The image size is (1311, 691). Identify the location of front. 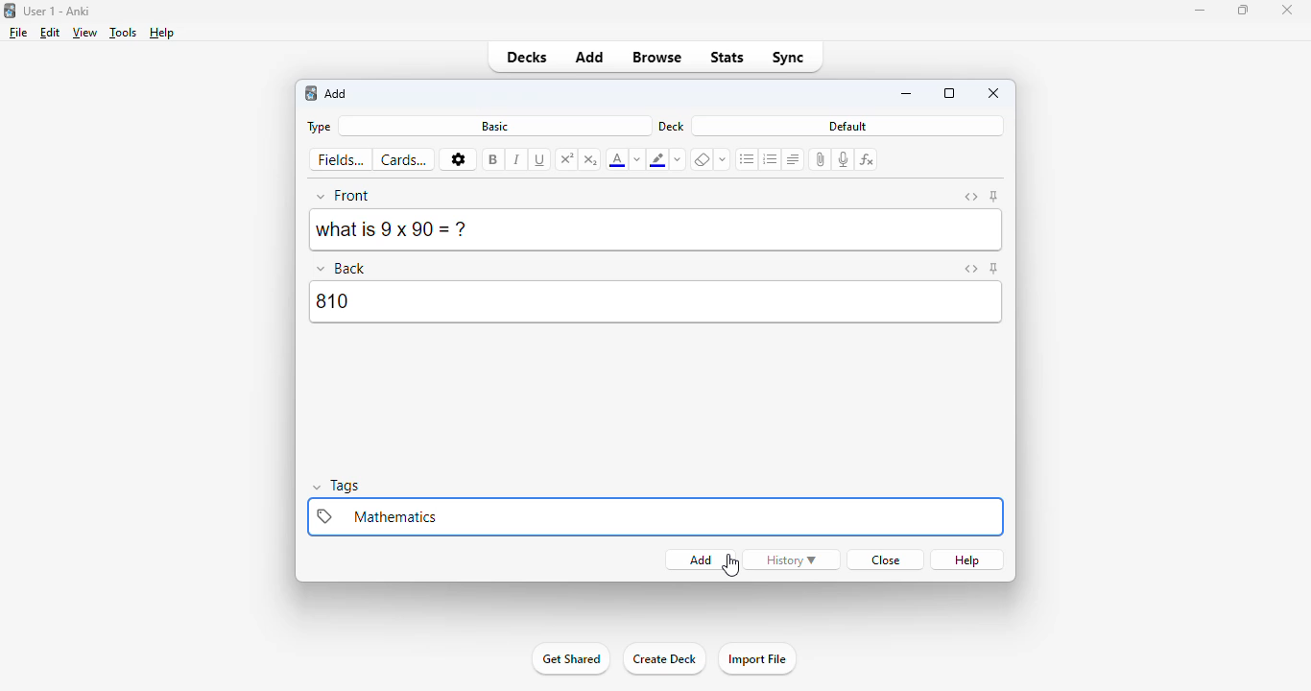
(345, 196).